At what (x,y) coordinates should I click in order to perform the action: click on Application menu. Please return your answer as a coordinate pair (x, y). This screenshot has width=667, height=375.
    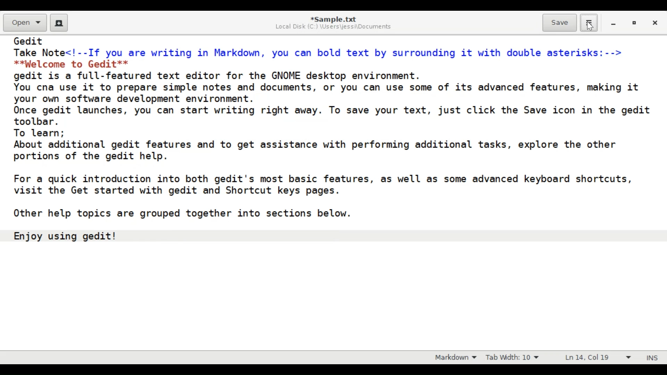
    Looking at the image, I should click on (589, 23).